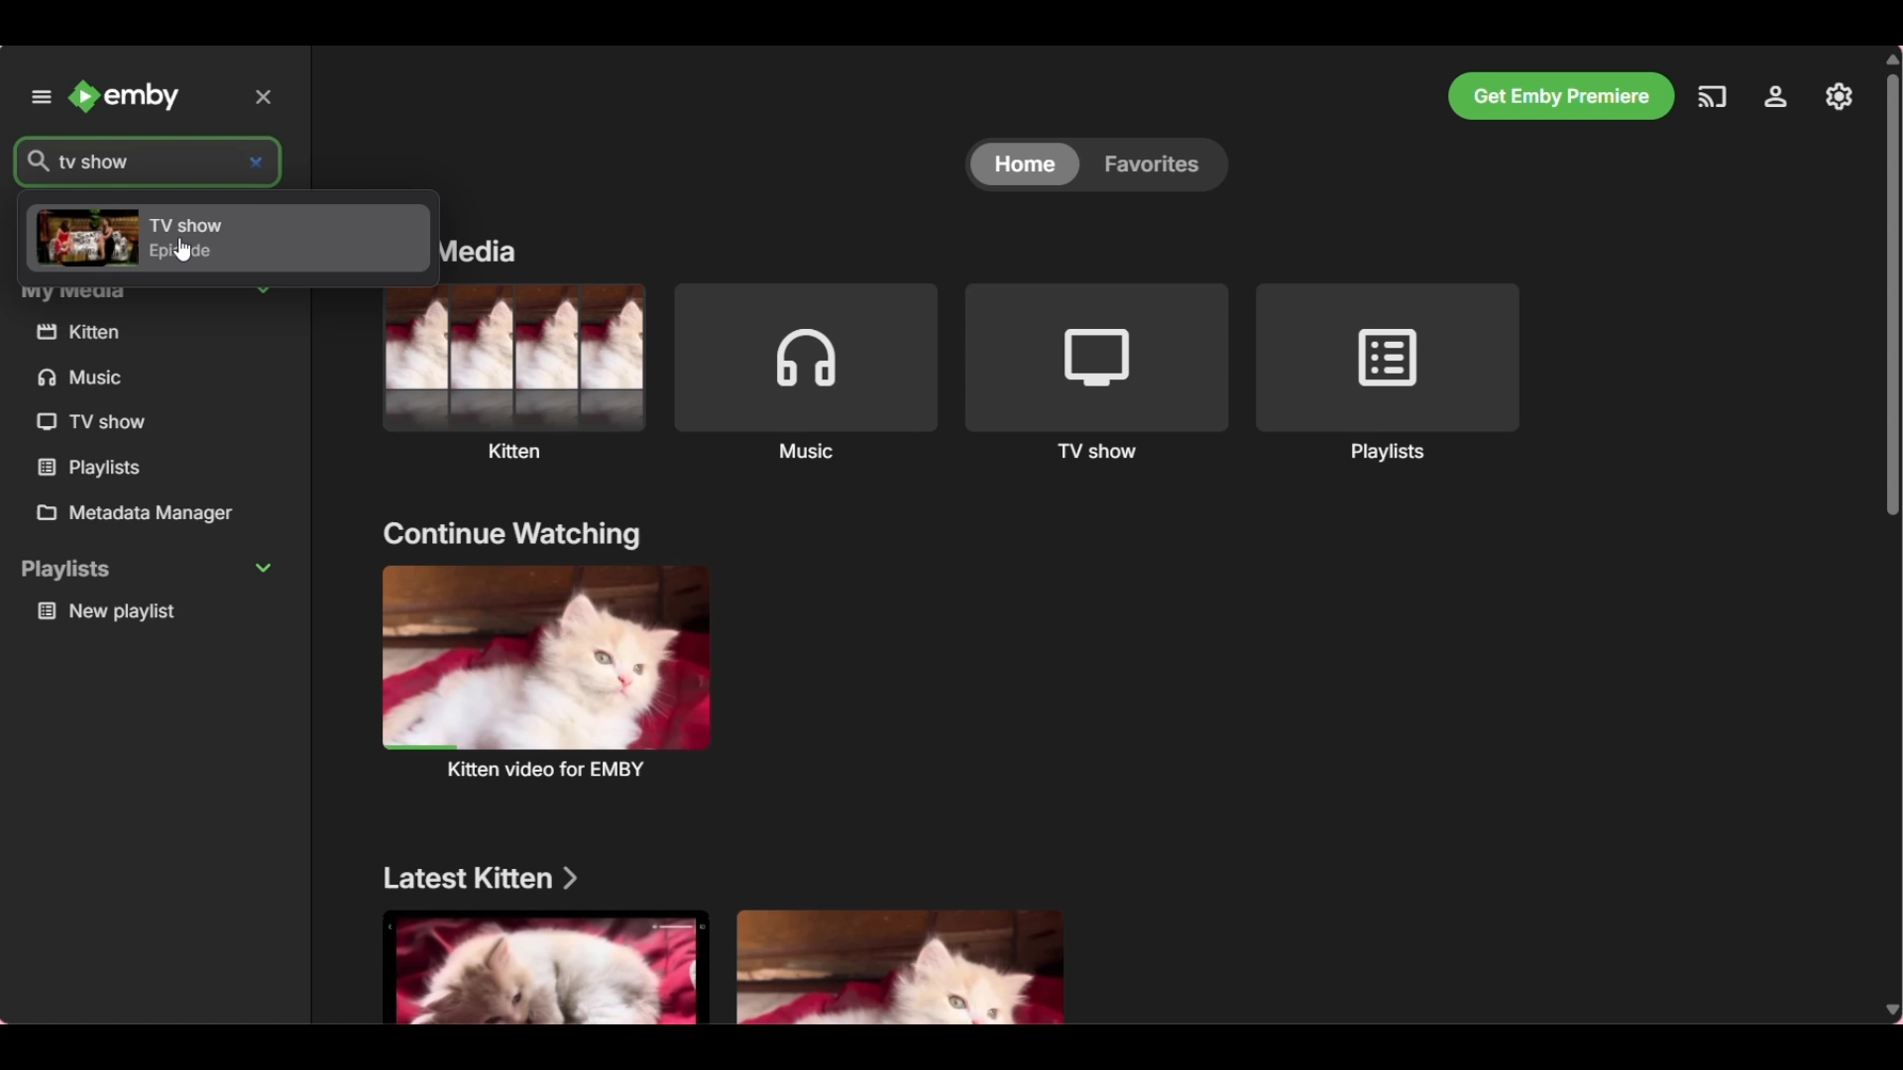 The image size is (1903, 1070). Describe the element at coordinates (539, 970) in the screenshot. I see `Media files under above mentioned section` at that location.